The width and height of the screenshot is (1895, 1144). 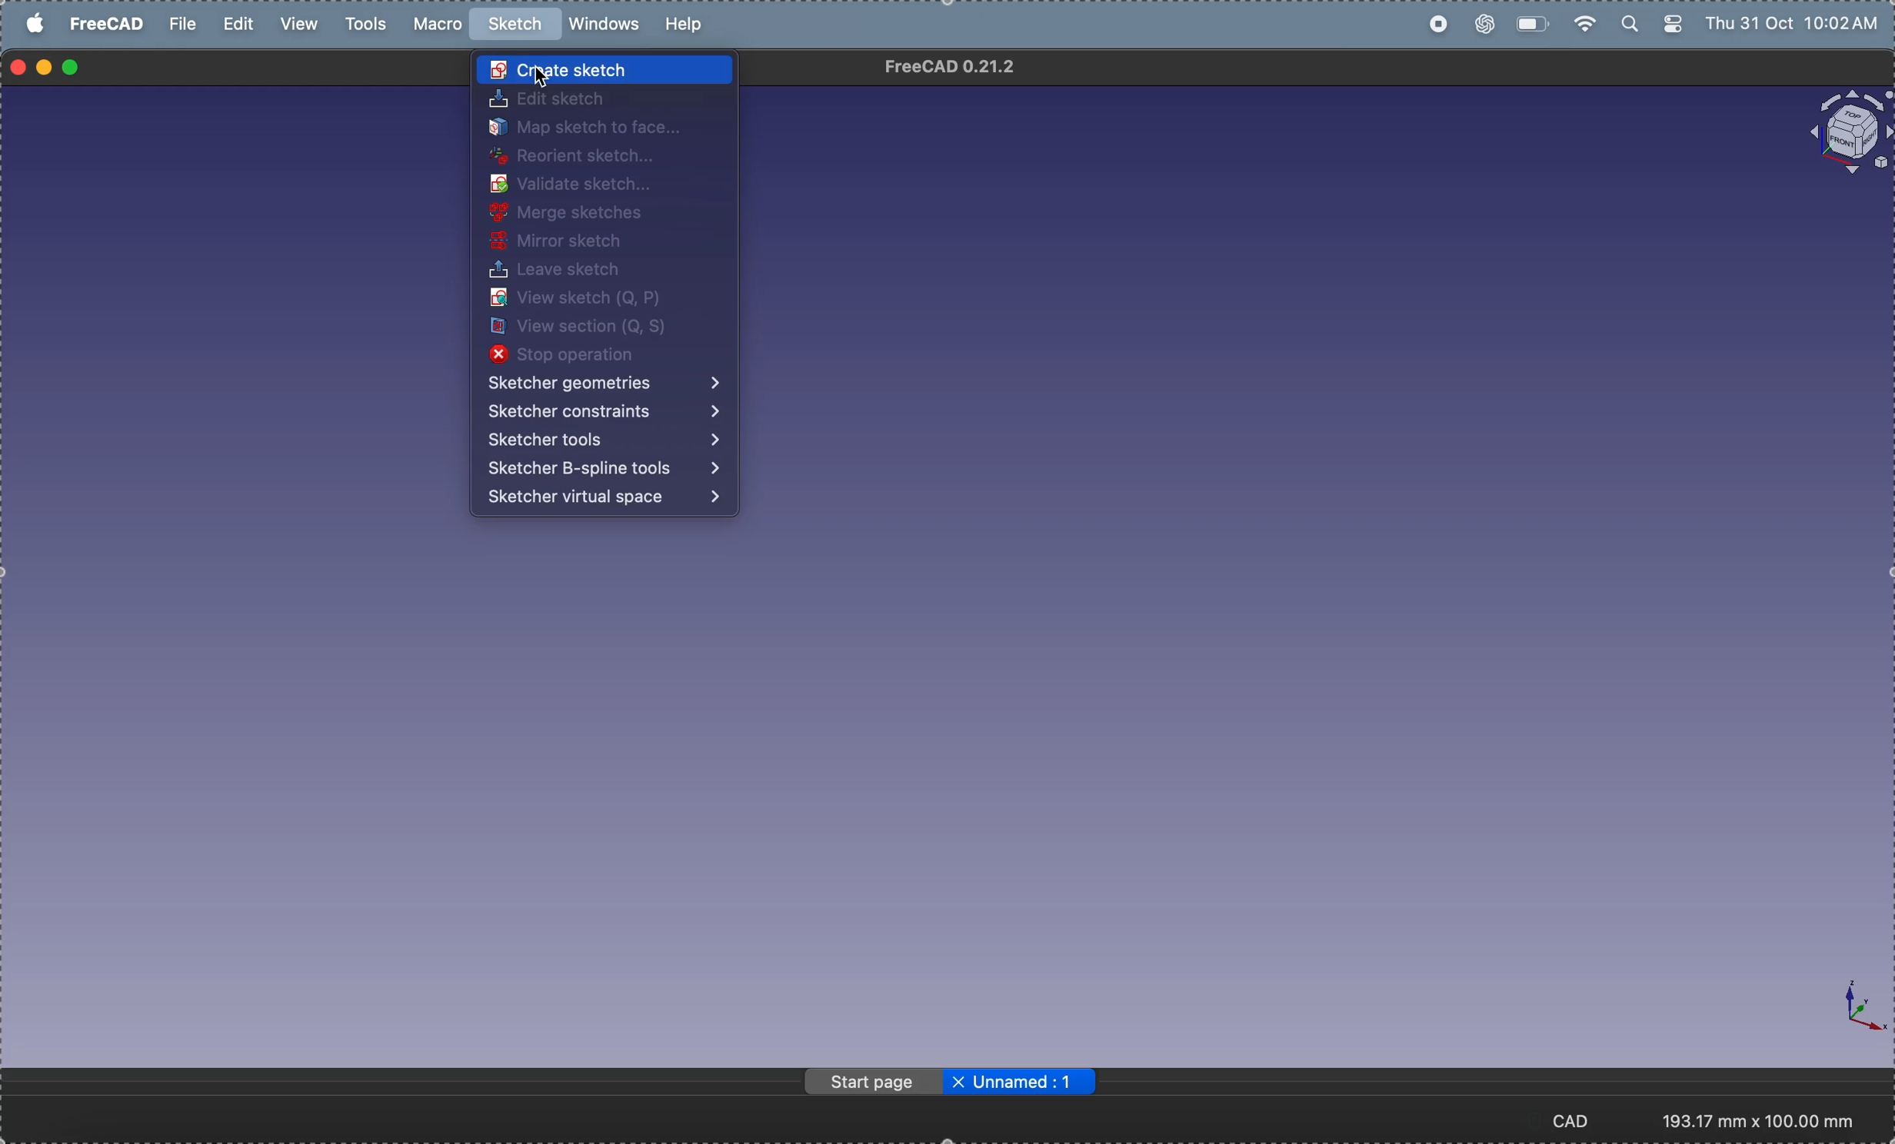 What do you see at coordinates (609, 25) in the screenshot?
I see `windows` at bounding box center [609, 25].